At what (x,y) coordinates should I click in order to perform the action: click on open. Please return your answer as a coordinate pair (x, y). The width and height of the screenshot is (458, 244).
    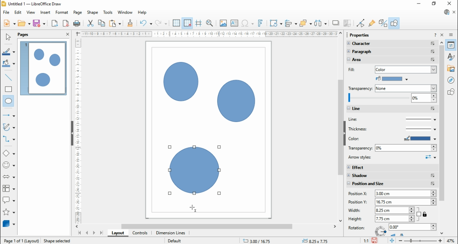
    Looking at the image, I should click on (24, 23).